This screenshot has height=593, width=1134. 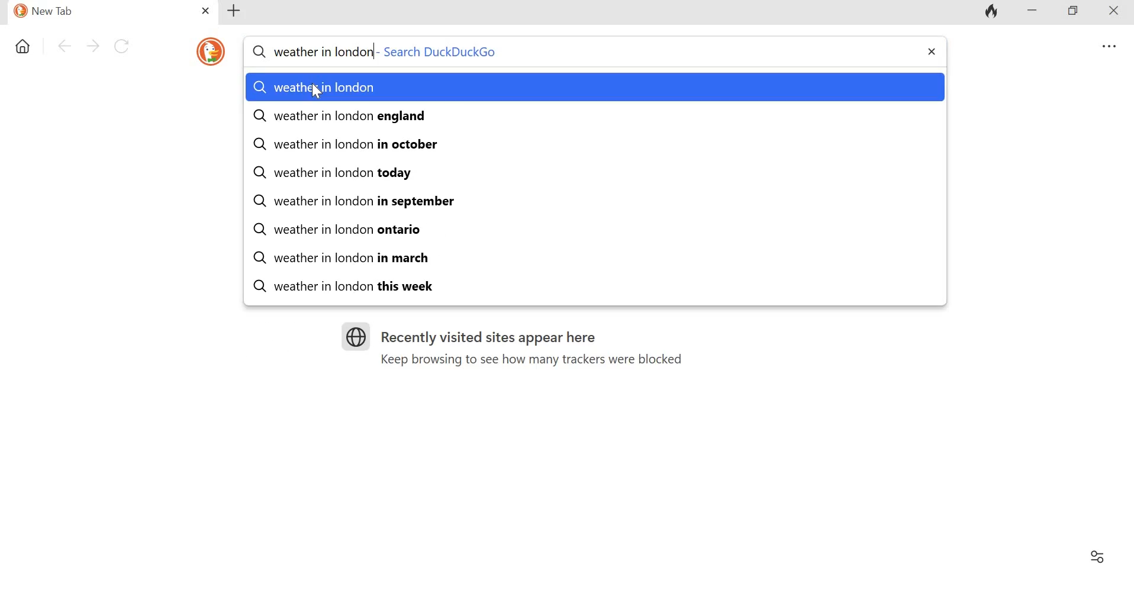 I want to click on Search symbol, so click(x=259, y=52).